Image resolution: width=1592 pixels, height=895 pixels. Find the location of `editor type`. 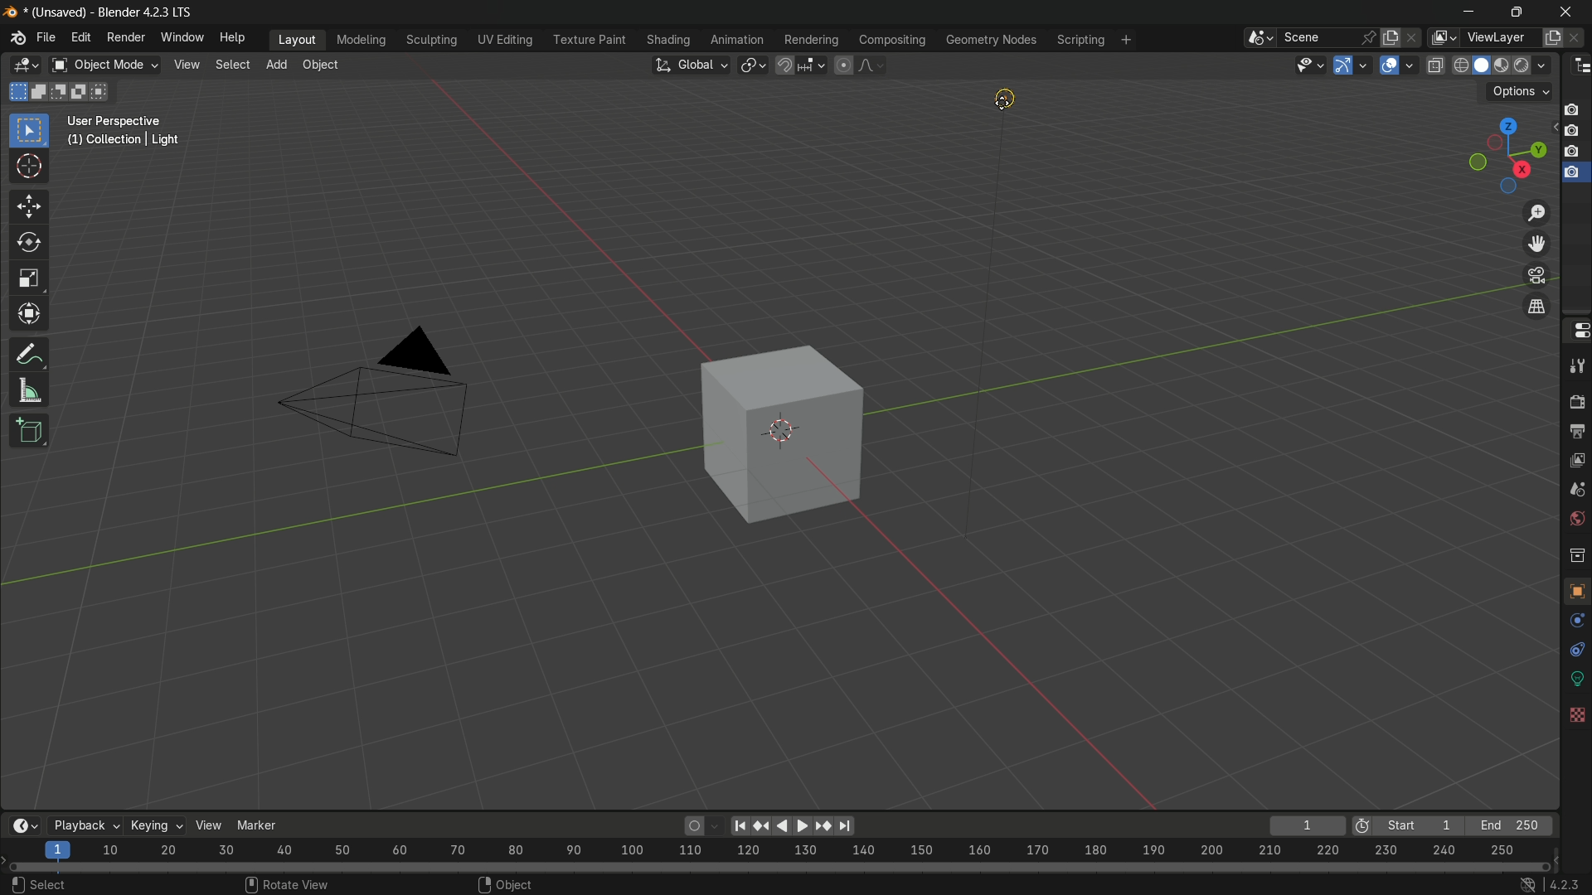

editor type is located at coordinates (27, 65).